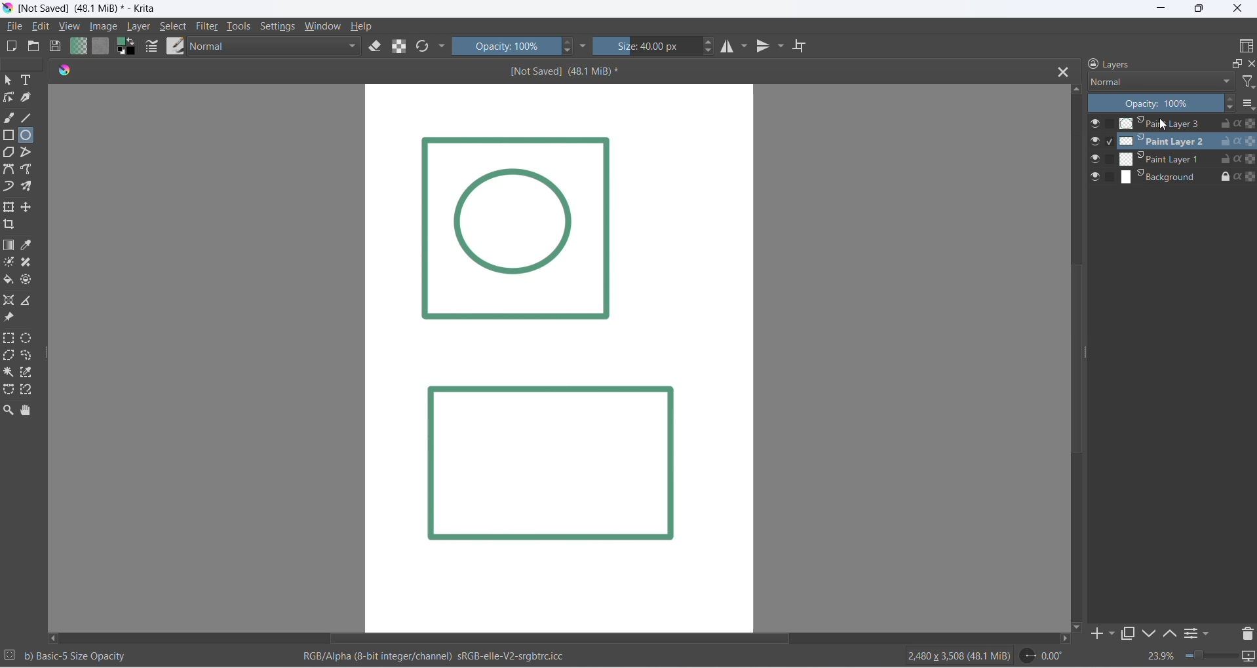 The image size is (1257, 668). I want to click on down, so click(1150, 634).